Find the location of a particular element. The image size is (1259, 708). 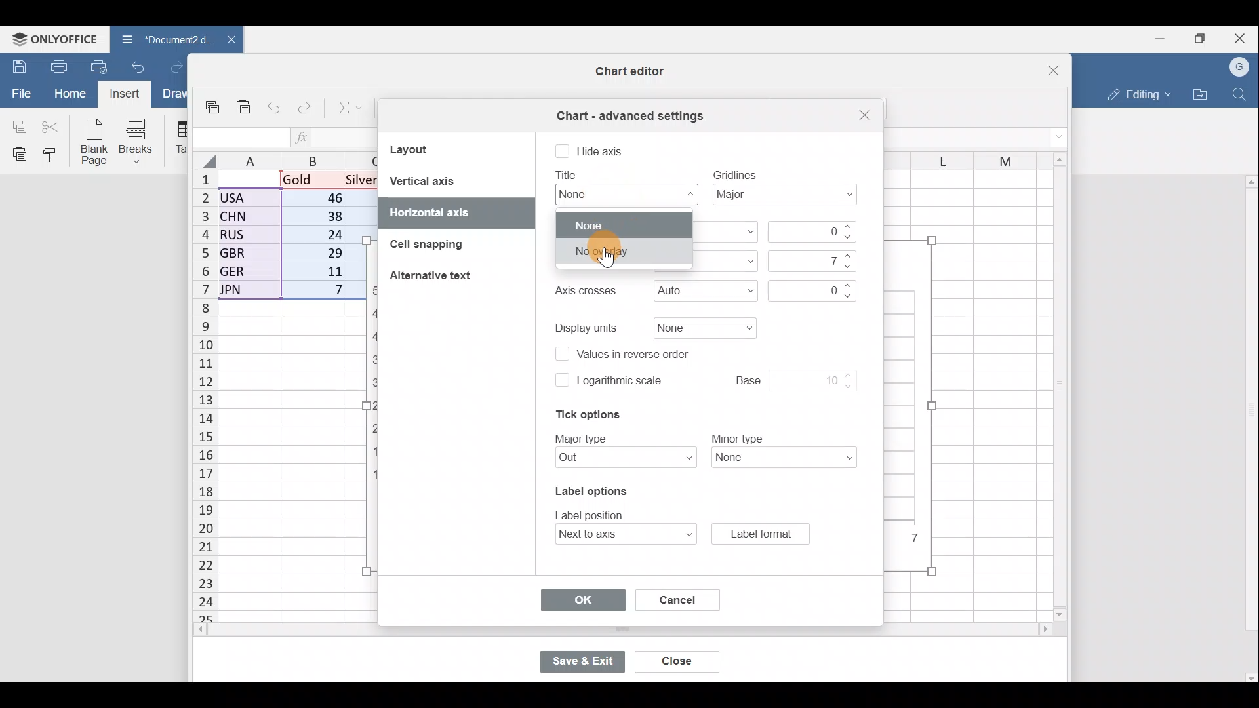

None is located at coordinates (623, 224).